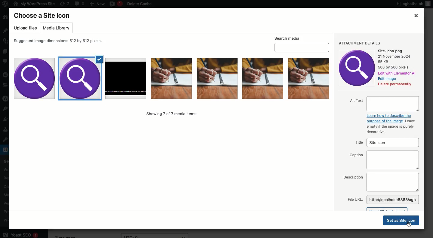  I want to click on user icon, so click(429, 6).